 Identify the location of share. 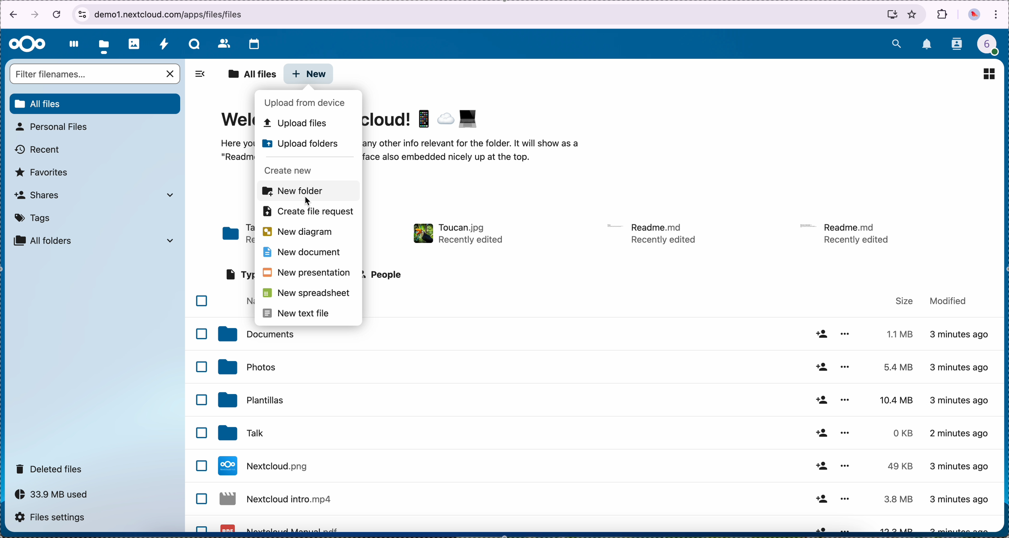
(821, 466).